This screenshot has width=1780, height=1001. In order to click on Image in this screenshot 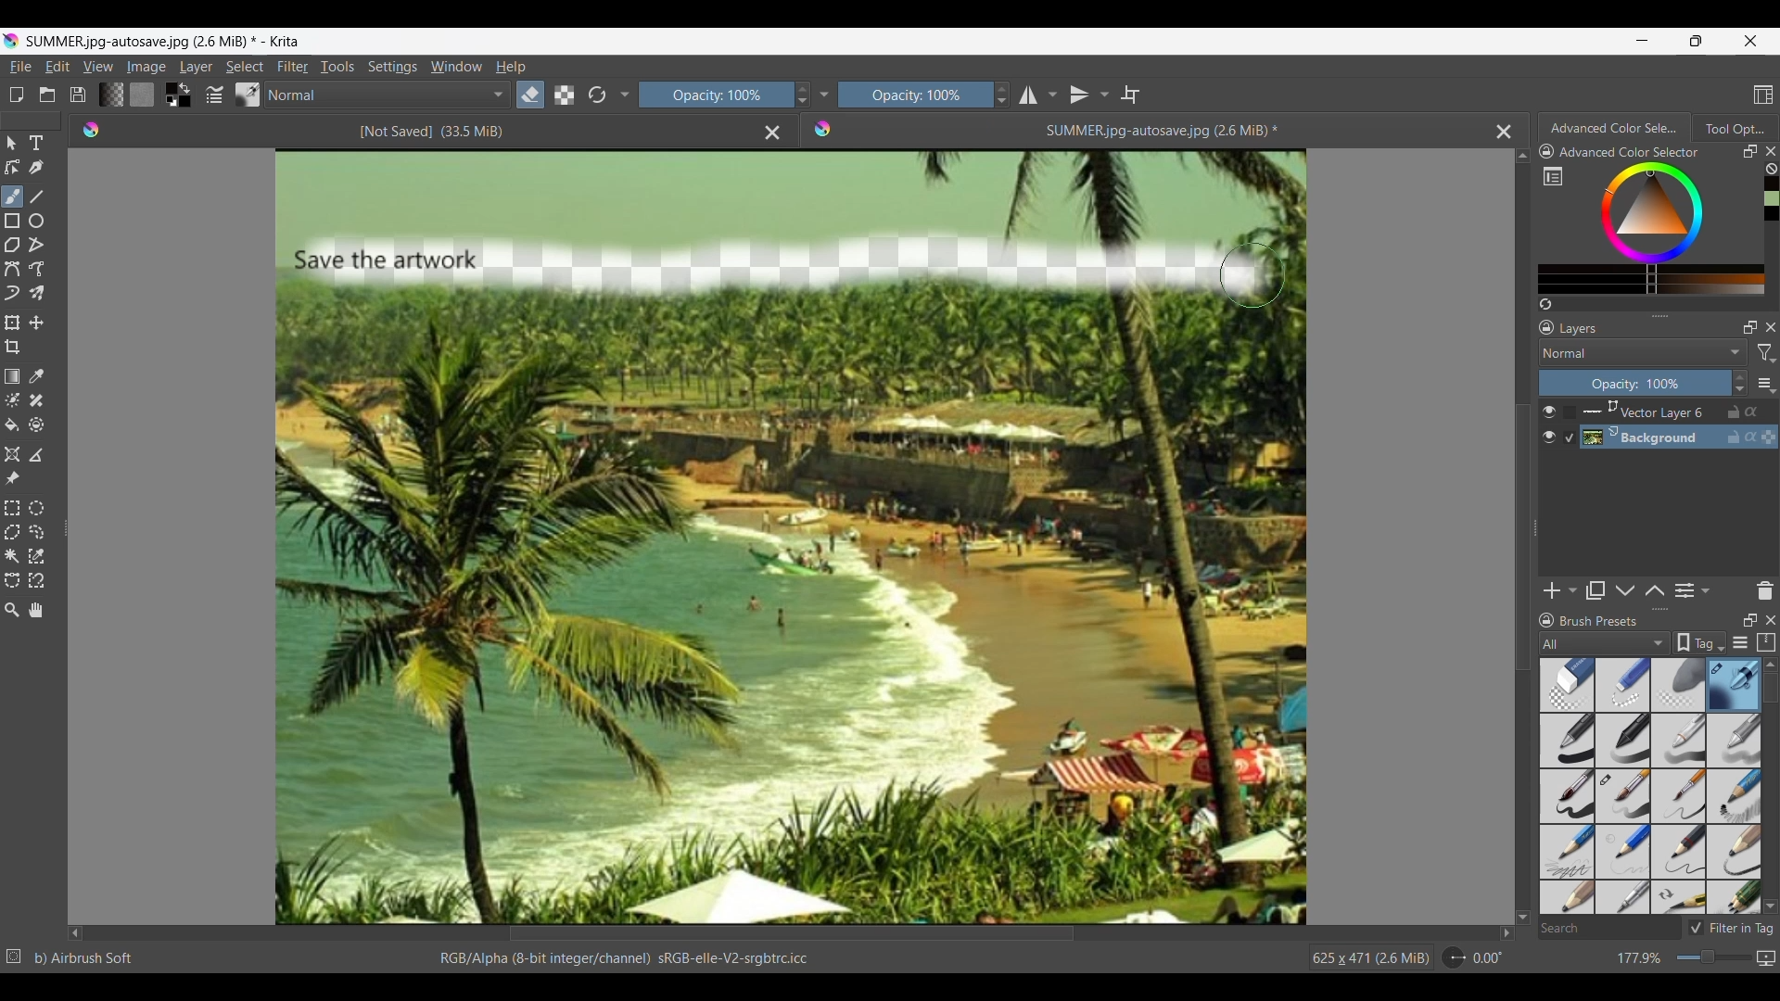, I will do `click(146, 67)`.